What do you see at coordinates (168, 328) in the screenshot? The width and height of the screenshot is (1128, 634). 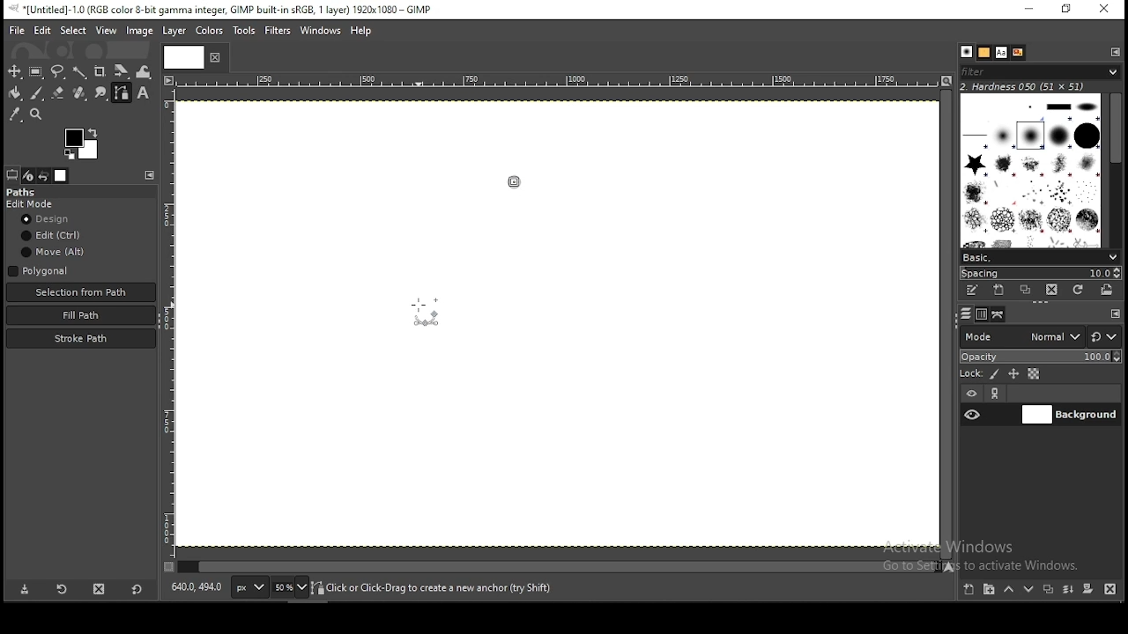 I see `vertical scale` at bounding box center [168, 328].